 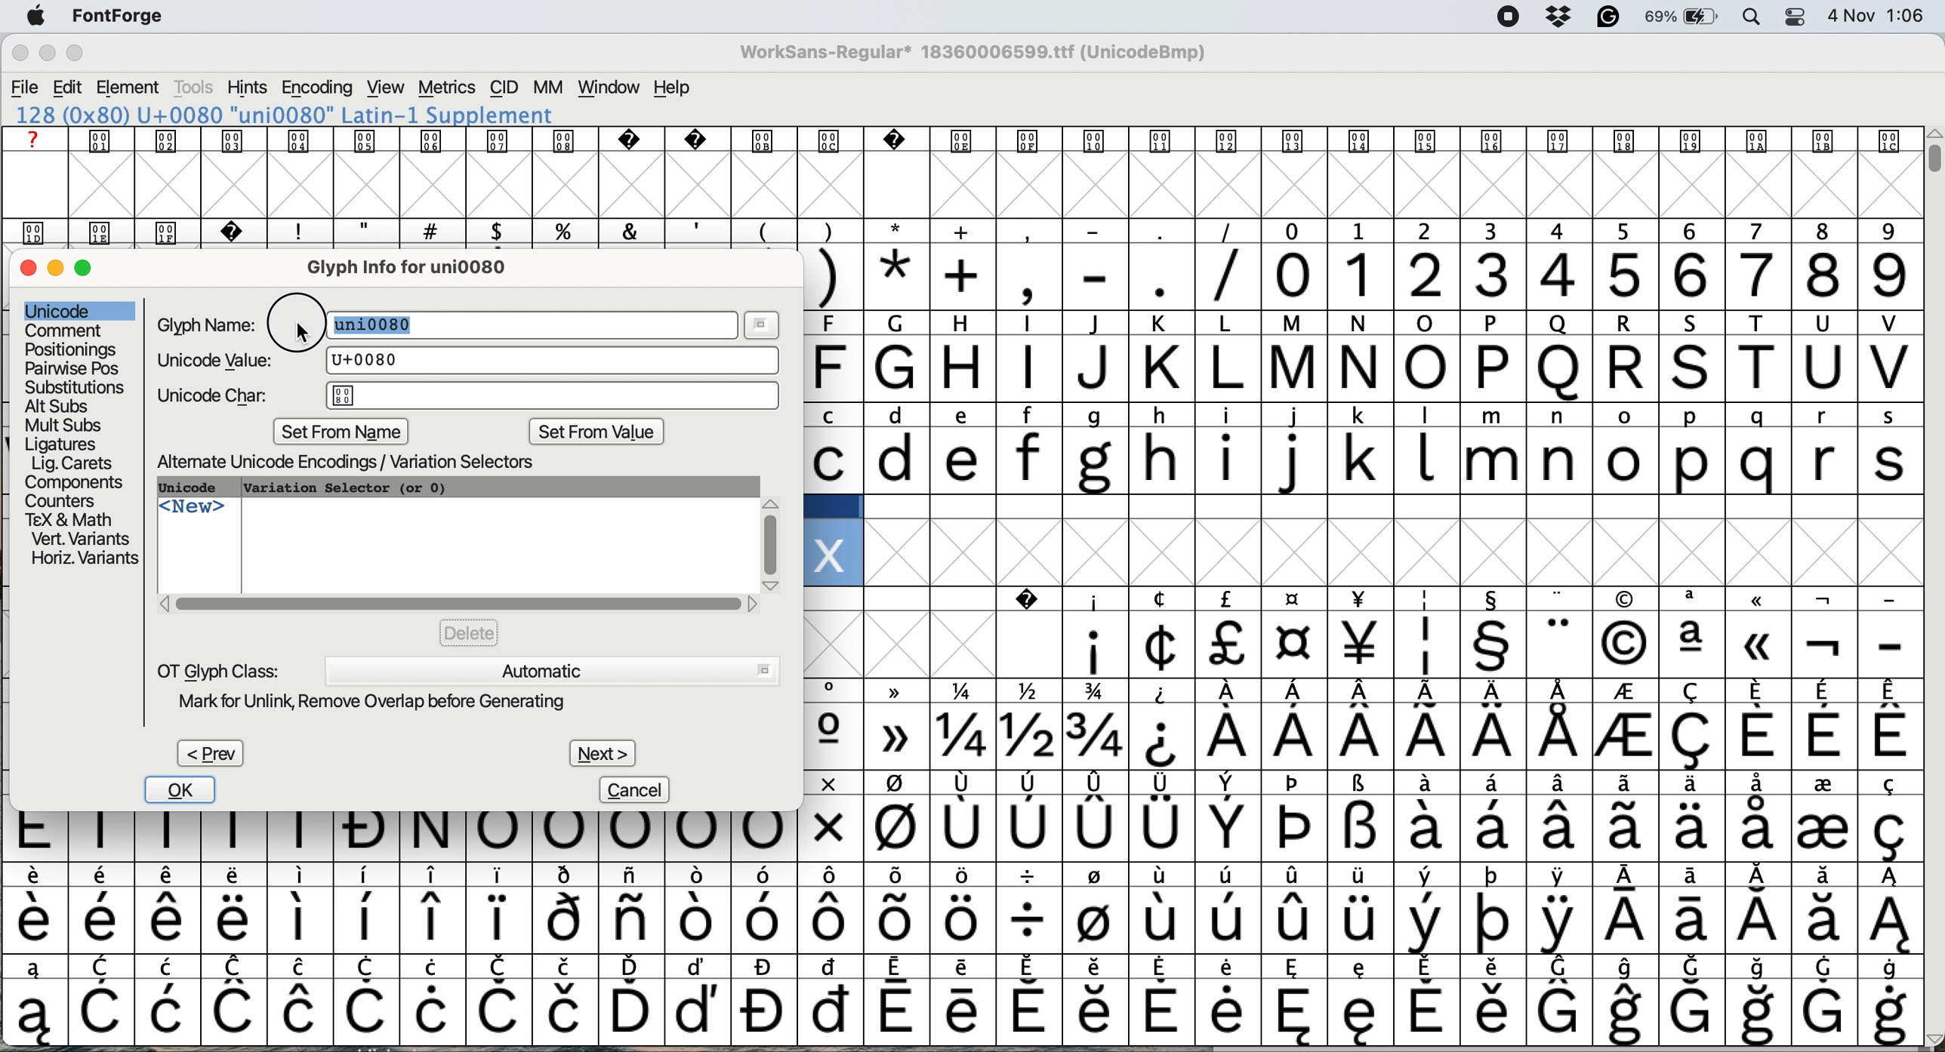 What do you see at coordinates (84, 56) in the screenshot?
I see `maximise` at bounding box center [84, 56].